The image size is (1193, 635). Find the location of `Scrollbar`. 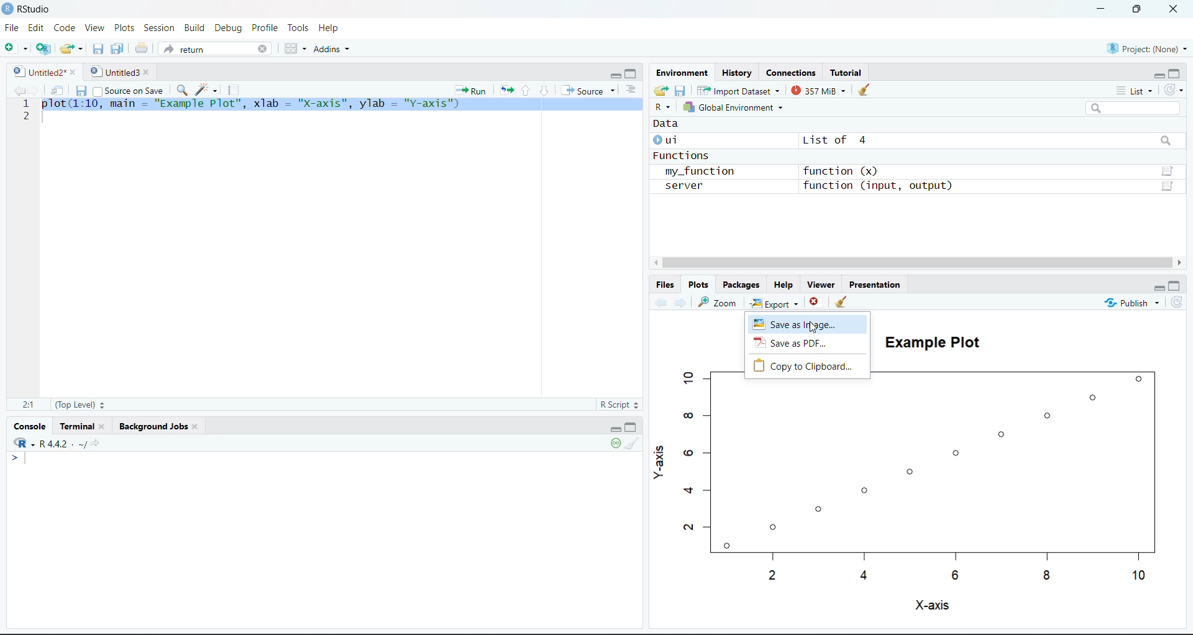

Scrollbar is located at coordinates (915, 262).